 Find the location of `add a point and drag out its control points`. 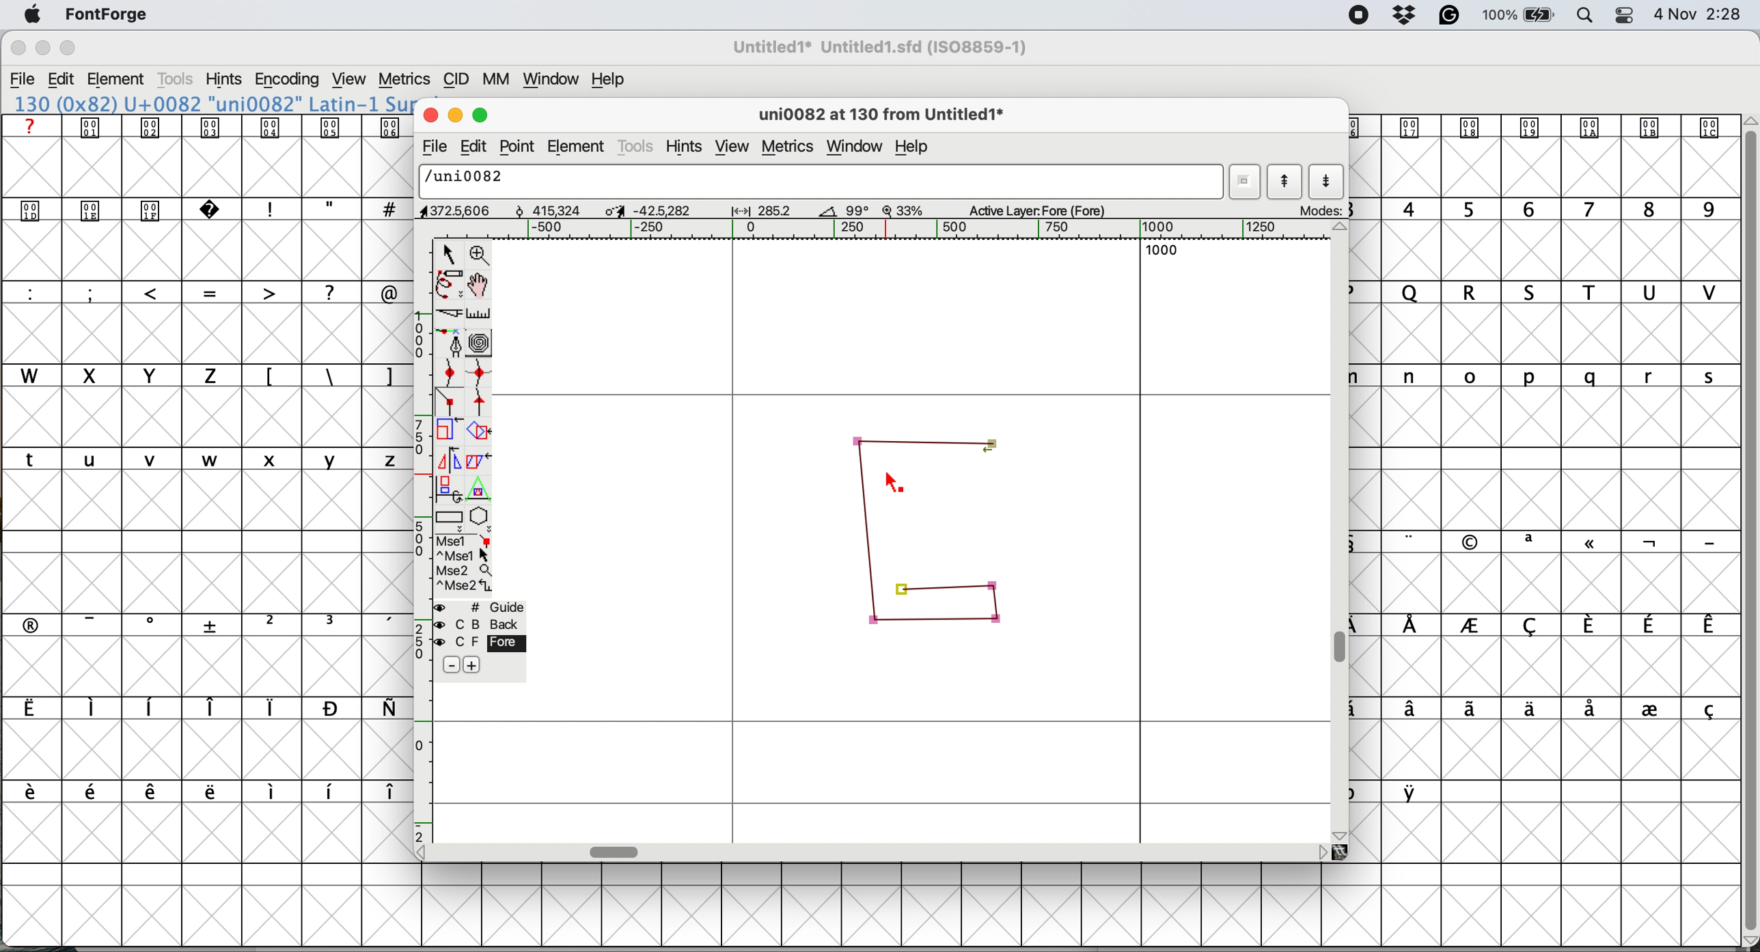

add a point and drag out its control points is located at coordinates (452, 342).